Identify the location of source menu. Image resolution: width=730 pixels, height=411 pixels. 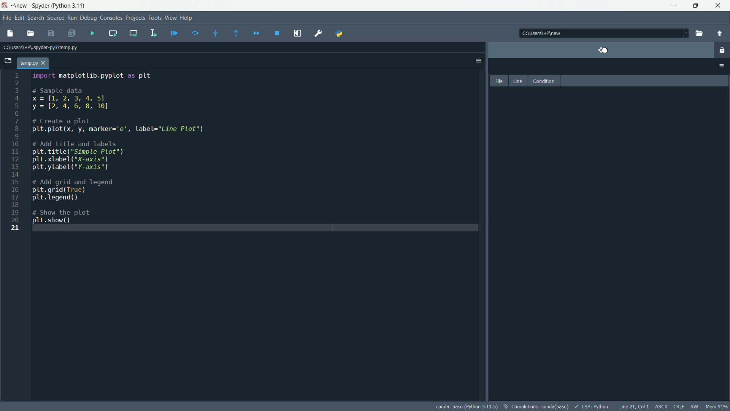
(55, 18).